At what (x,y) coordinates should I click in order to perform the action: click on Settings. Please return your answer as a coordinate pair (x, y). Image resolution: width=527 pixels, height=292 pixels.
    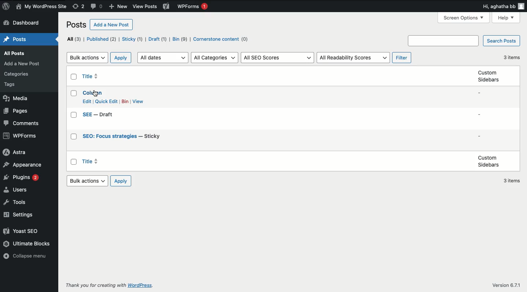
    Looking at the image, I should click on (21, 215).